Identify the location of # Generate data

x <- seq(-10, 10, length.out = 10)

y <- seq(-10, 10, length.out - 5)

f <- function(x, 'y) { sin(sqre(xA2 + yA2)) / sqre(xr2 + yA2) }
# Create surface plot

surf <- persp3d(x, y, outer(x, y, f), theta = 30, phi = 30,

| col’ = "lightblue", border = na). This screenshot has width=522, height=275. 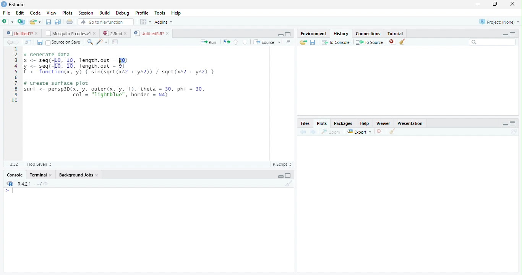
(121, 78).